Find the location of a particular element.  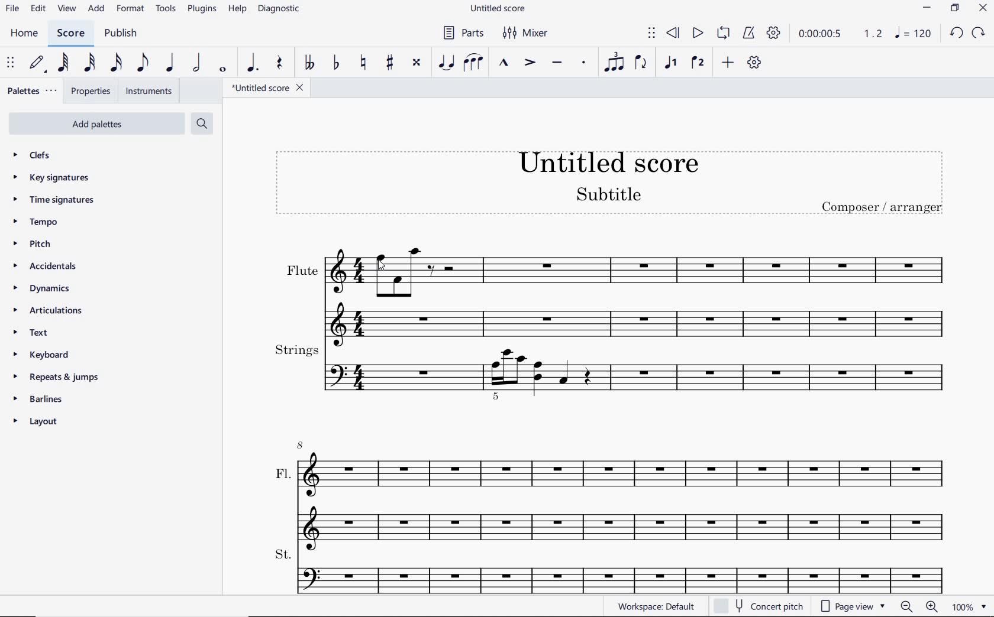

VOICE 1 is located at coordinates (669, 63).